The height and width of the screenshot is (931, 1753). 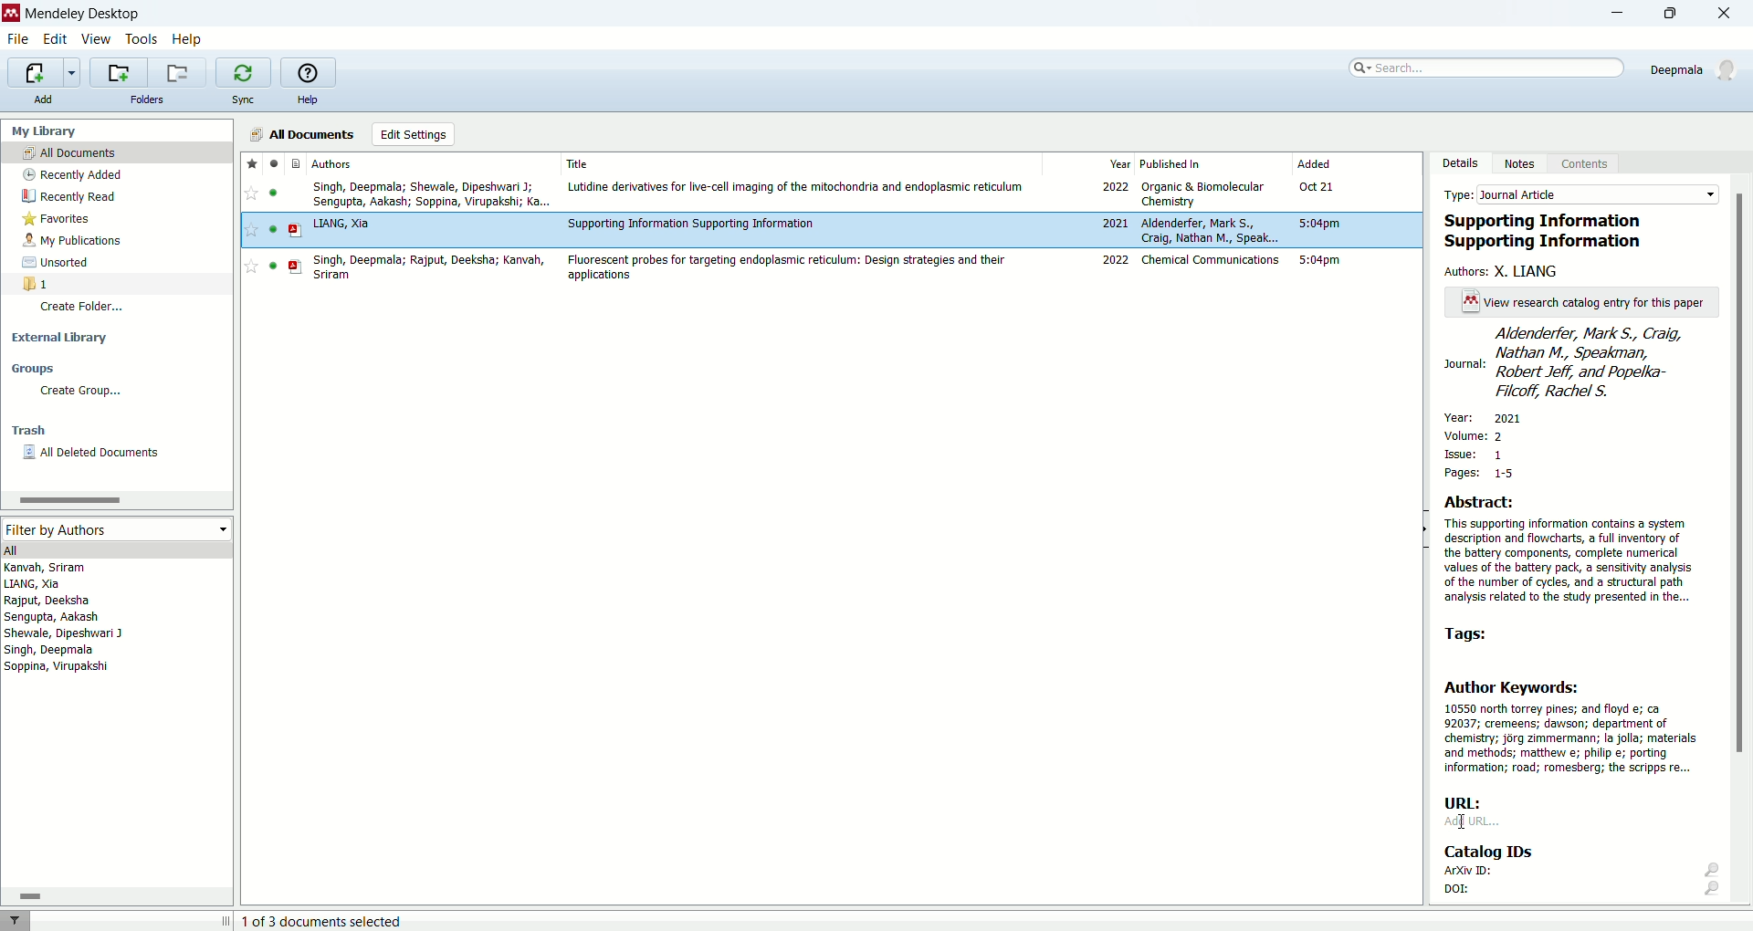 What do you see at coordinates (785, 267) in the screenshot?
I see `Fluorescent probes for targeting endoplasmic reticulum: Design strategies and their applications` at bounding box center [785, 267].